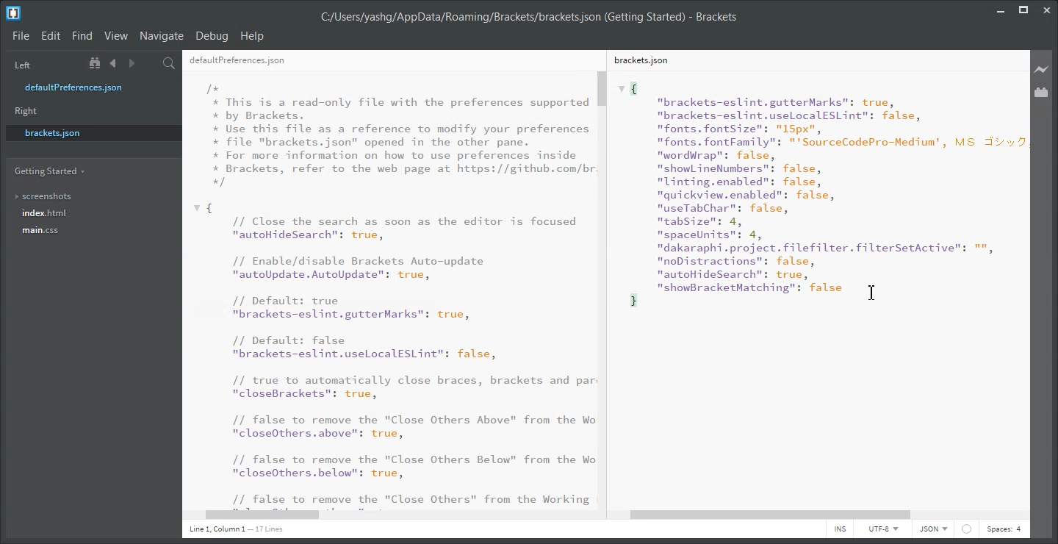  What do you see at coordinates (113, 63) in the screenshot?
I see `Navigate Backward` at bounding box center [113, 63].